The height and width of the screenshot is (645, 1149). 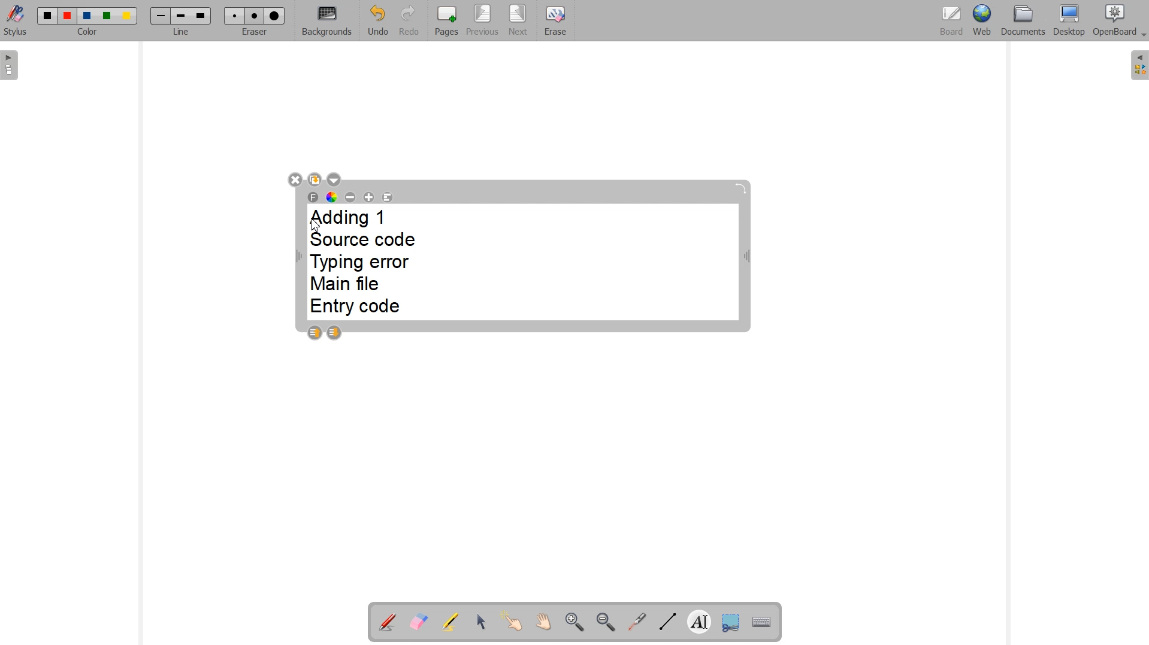 What do you see at coordinates (275, 16) in the screenshot?
I see `Large eraser` at bounding box center [275, 16].